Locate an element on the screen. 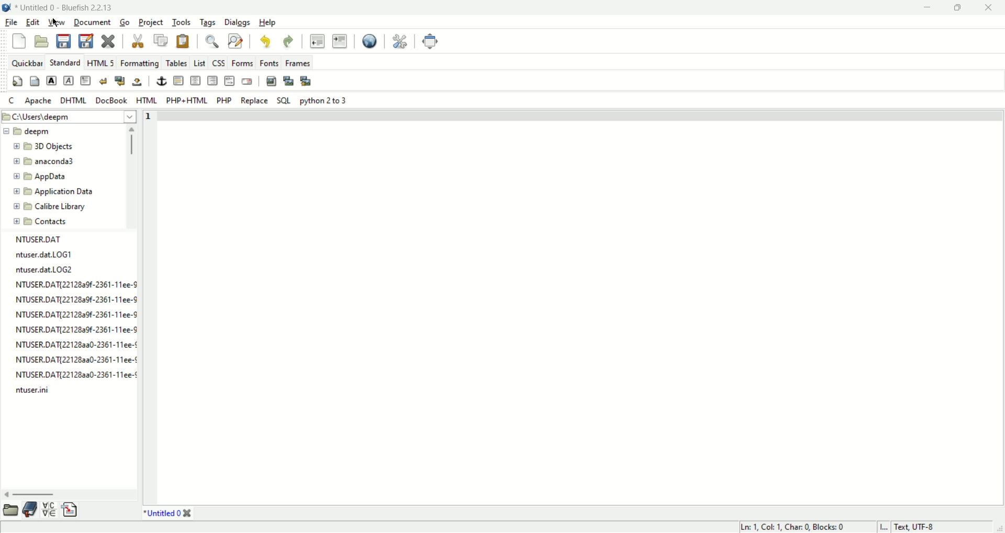 This screenshot has height=533, width=1005. formatting is located at coordinates (141, 63).